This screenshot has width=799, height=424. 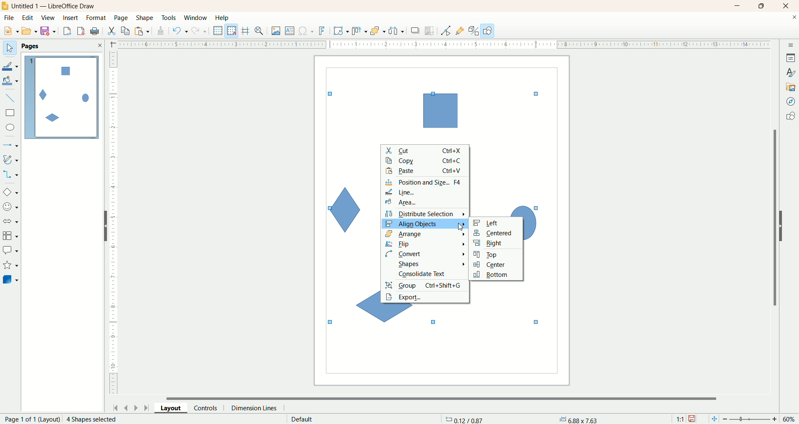 I want to click on consolidate, so click(x=425, y=273).